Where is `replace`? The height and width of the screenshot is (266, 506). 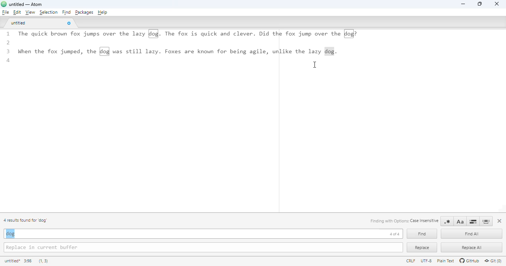 replace is located at coordinates (422, 248).